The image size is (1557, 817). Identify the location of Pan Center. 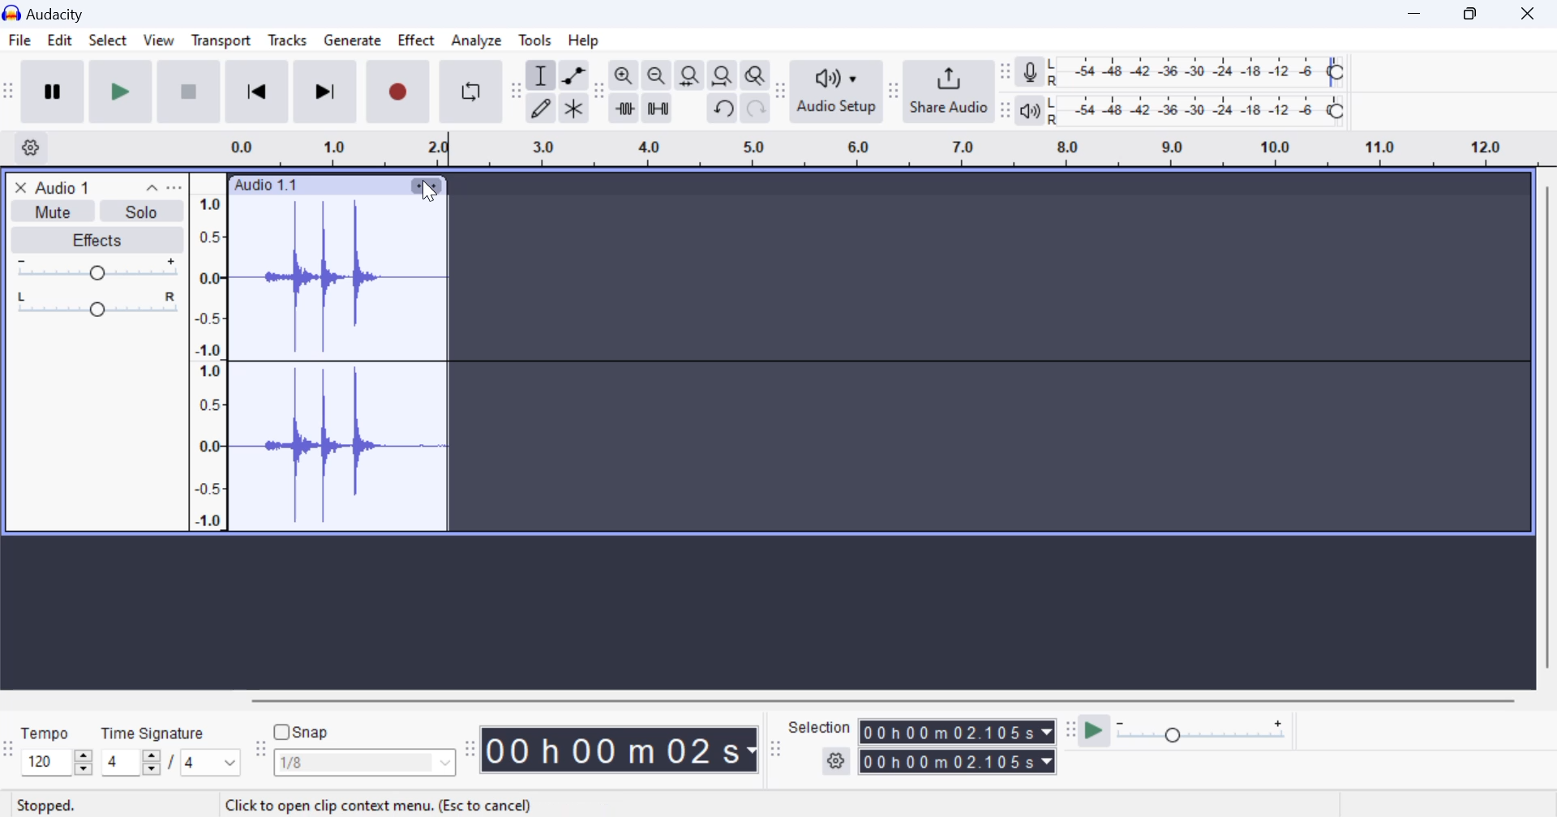
(101, 303).